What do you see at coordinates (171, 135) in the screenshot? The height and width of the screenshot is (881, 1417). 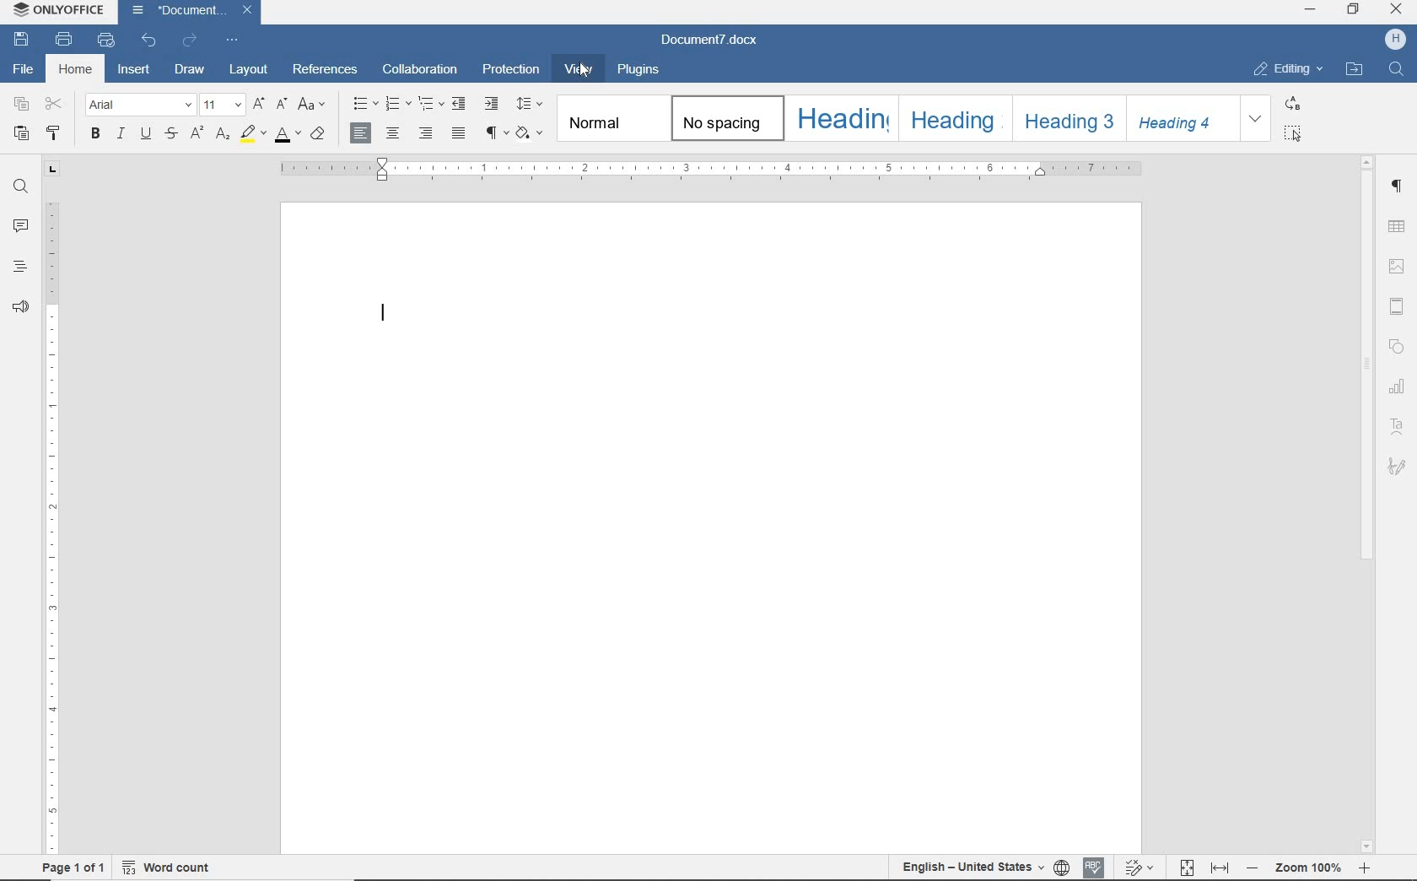 I see `STRIKETHROUGH` at bounding box center [171, 135].